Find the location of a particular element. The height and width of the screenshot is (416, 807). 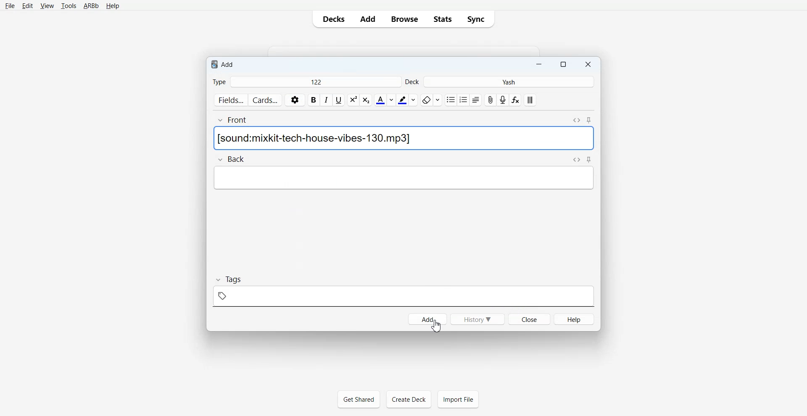

View is located at coordinates (46, 5).